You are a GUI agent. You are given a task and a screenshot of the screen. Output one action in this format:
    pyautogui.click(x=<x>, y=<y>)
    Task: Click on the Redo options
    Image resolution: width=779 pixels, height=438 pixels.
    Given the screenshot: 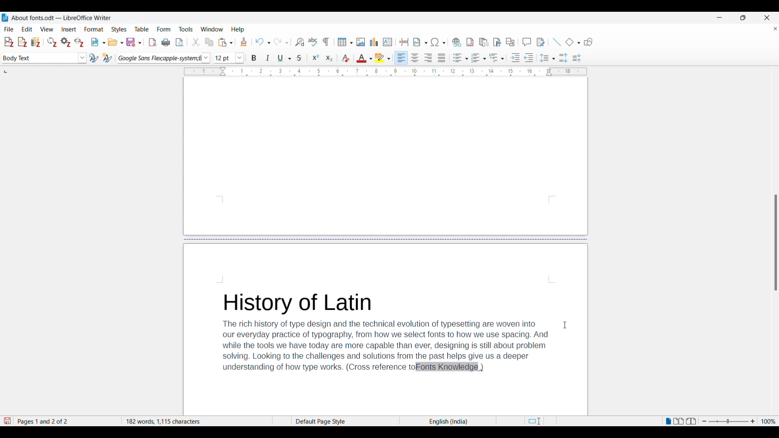 What is the action you would take?
    pyautogui.click(x=281, y=42)
    